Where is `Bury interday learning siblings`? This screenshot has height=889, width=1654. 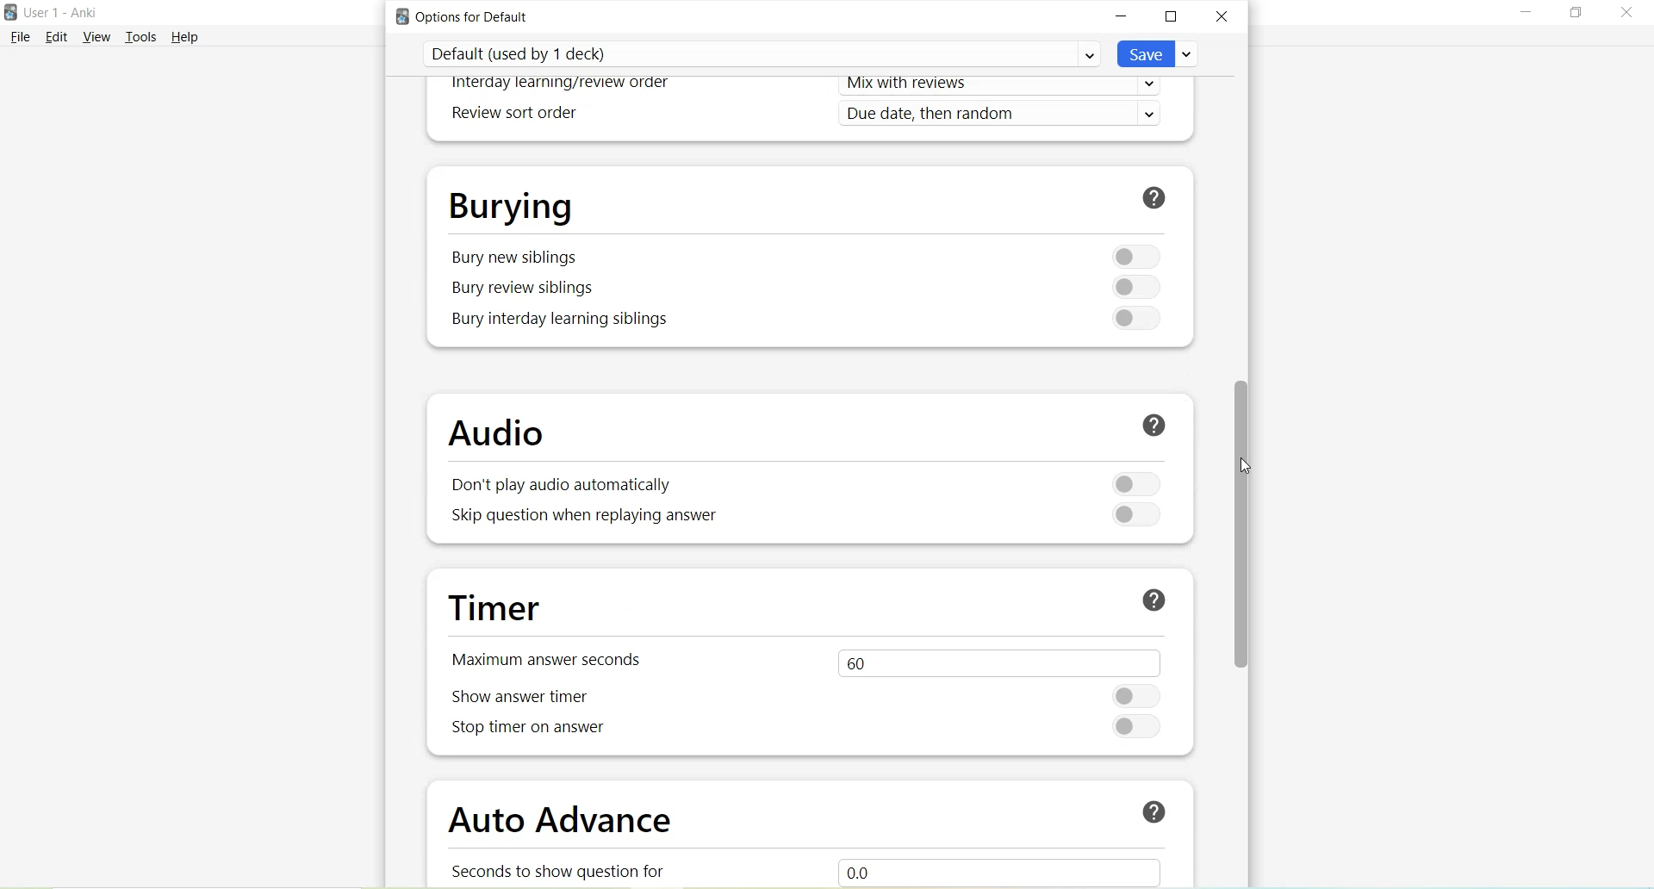
Bury interday learning siblings is located at coordinates (563, 320).